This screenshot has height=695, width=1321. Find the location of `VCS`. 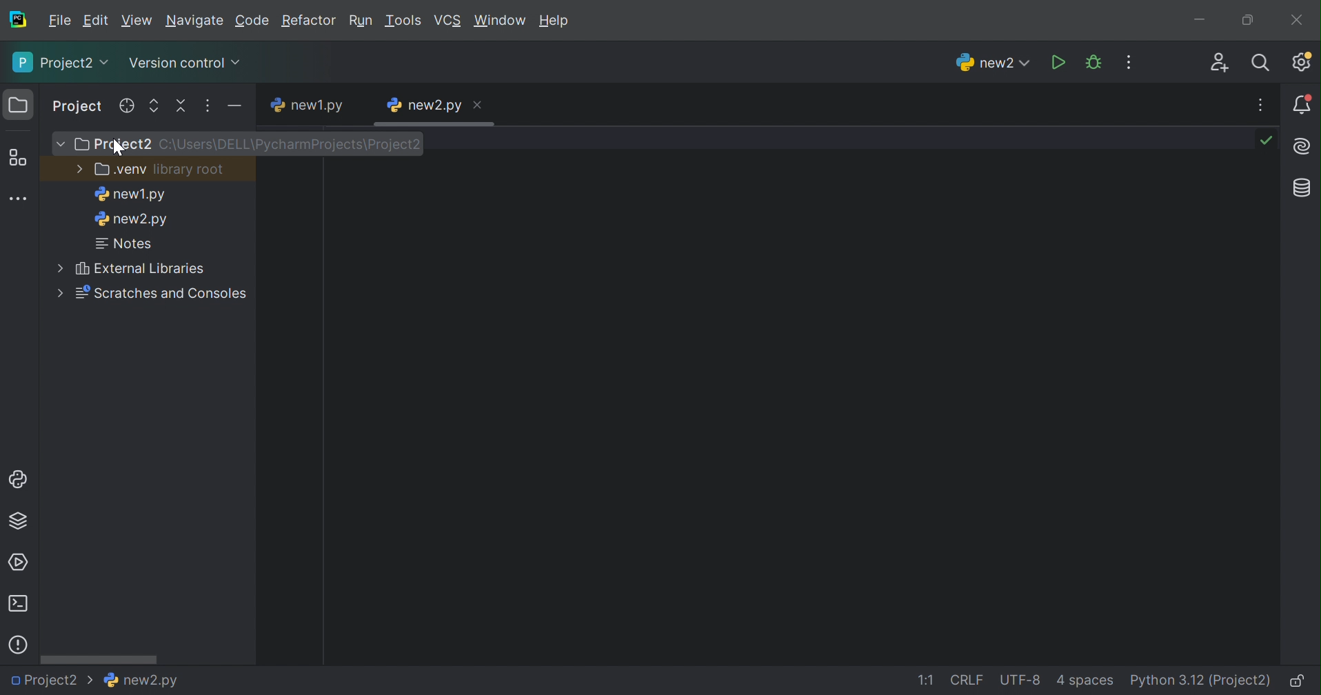

VCS is located at coordinates (450, 19).